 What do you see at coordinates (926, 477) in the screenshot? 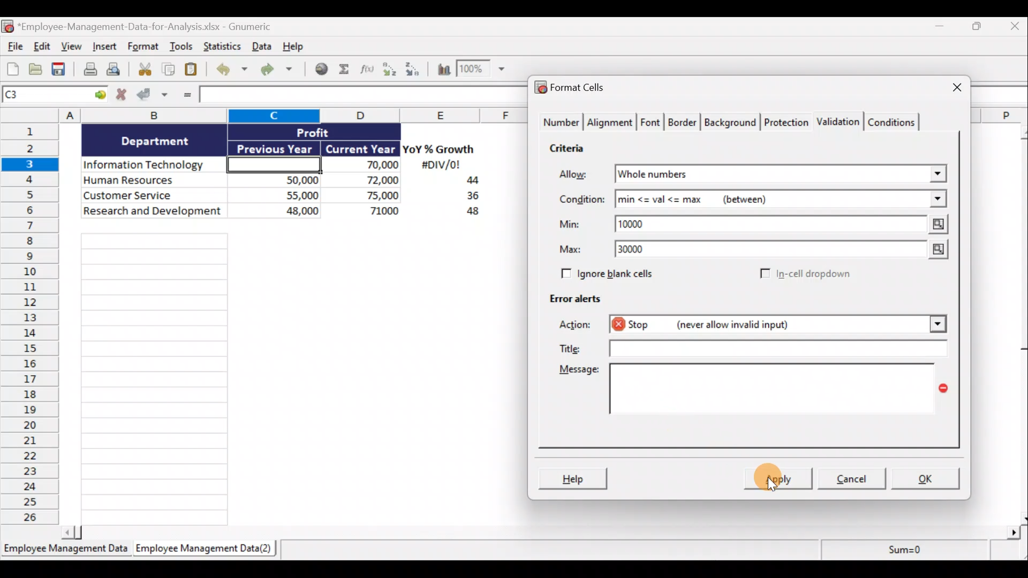
I see `OK` at bounding box center [926, 477].